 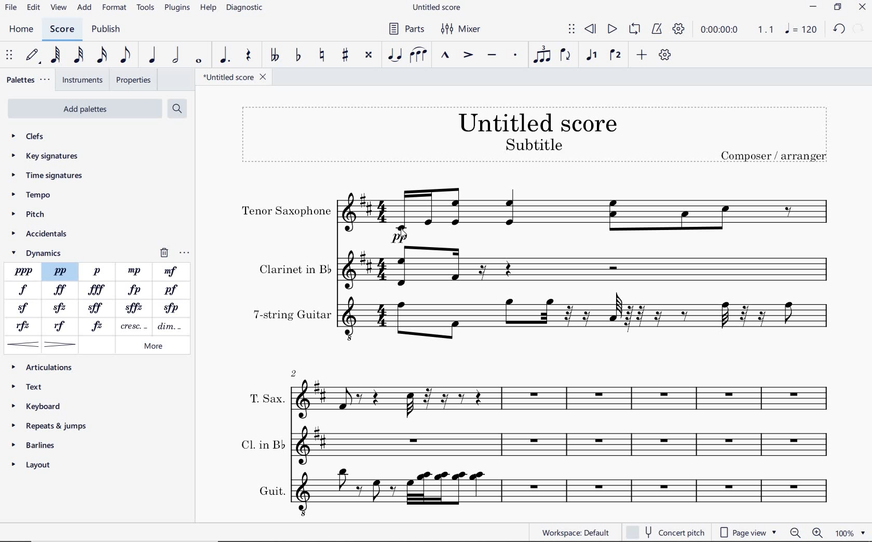 I want to click on plugins, so click(x=178, y=8).